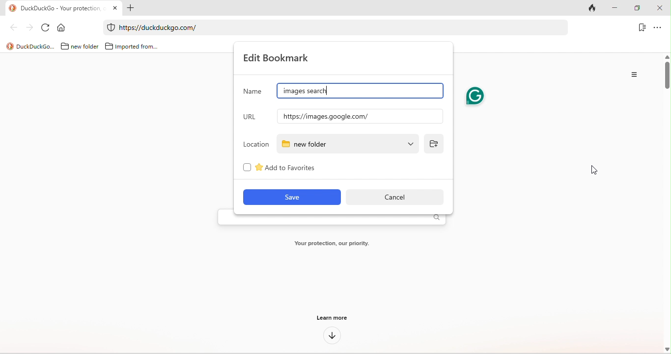  Describe the element at coordinates (291, 198) in the screenshot. I see `save` at that location.